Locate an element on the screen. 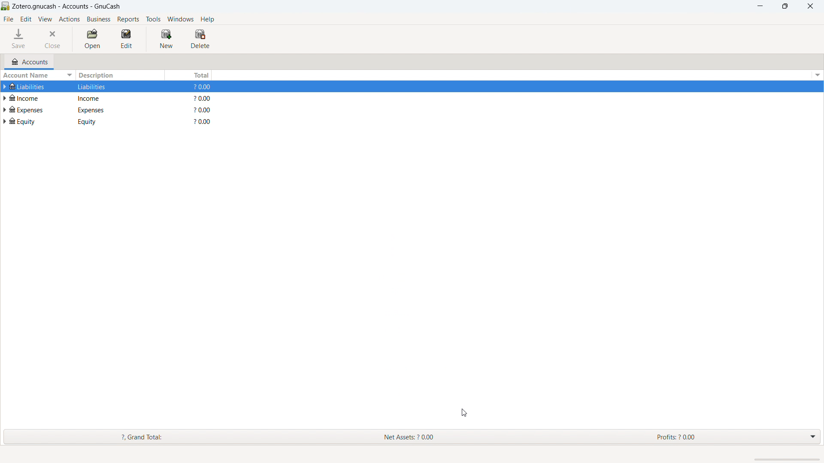 The width and height of the screenshot is (824, 463). help is located at coordinates (207, 19).